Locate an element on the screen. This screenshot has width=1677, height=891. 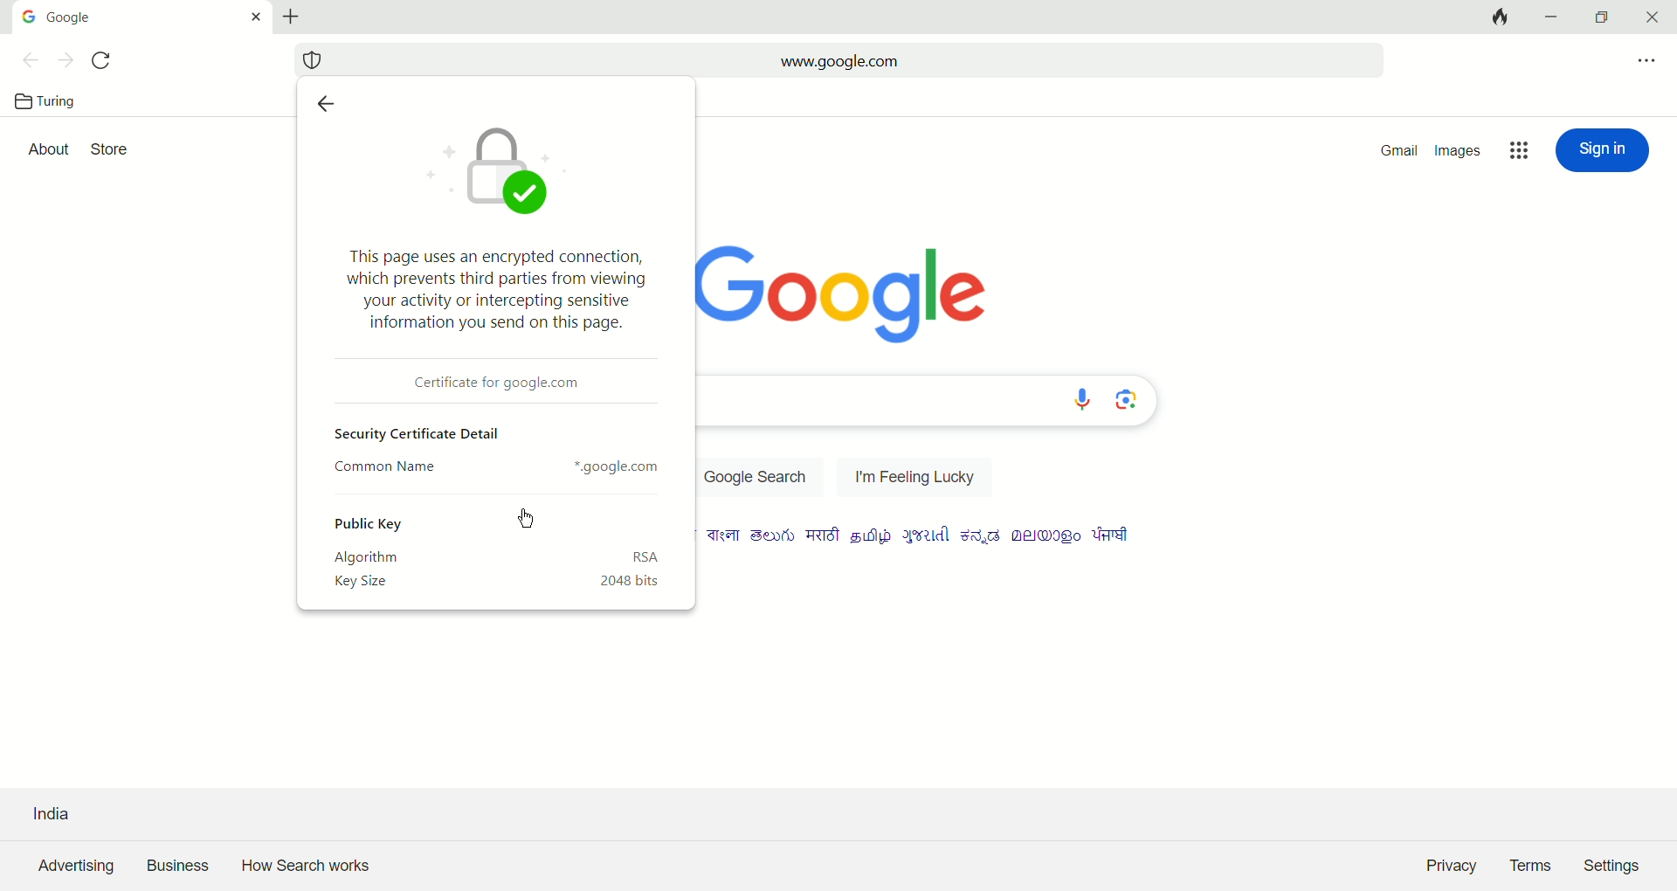
public key is located at coordinates (376, 526).